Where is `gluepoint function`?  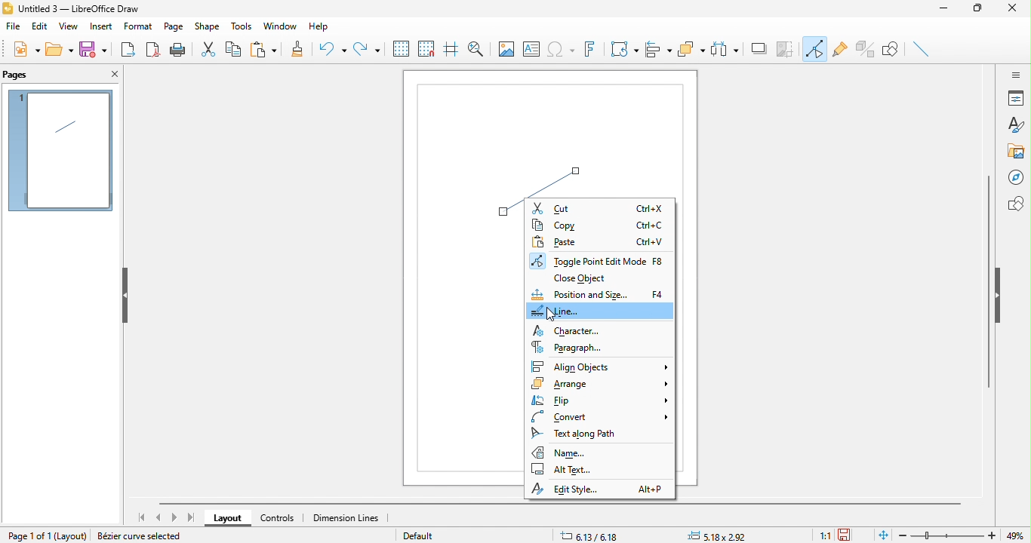 gluepoint function is located at coordinates (841, 51).